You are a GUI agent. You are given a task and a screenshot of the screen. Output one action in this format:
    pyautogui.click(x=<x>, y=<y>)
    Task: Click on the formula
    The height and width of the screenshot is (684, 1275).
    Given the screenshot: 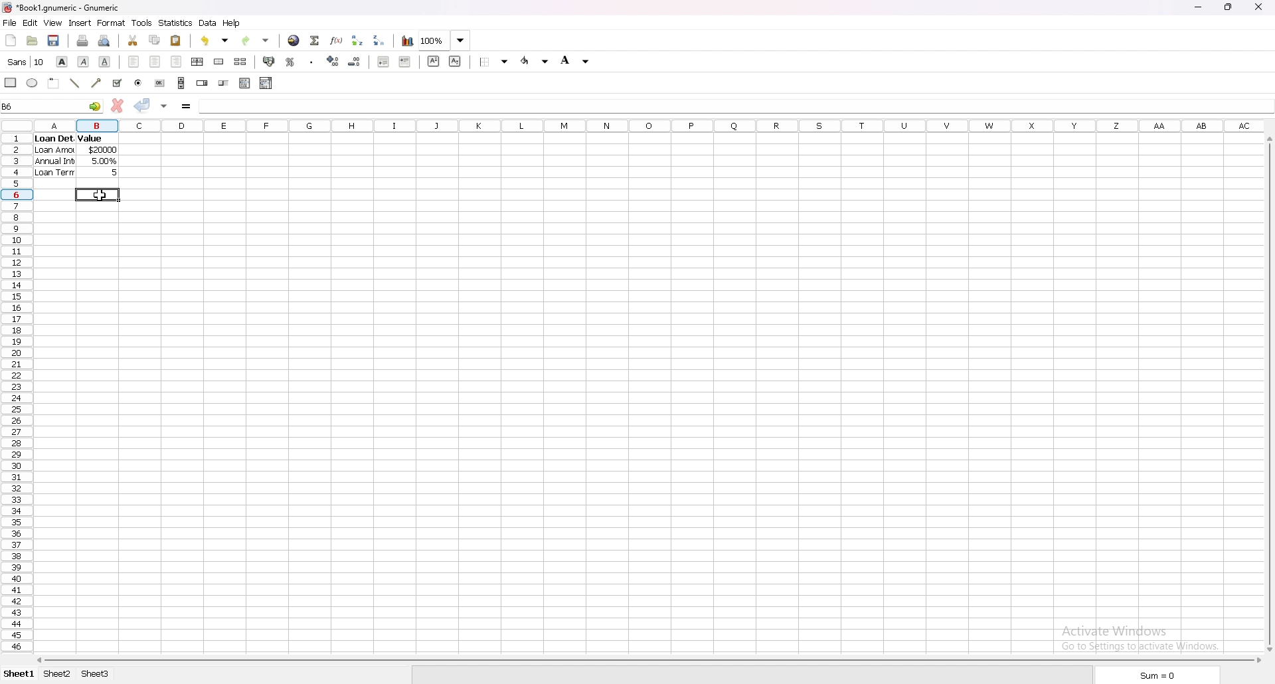 What is the action you would take?
    pyautogui.click(x=186, y=107)
    